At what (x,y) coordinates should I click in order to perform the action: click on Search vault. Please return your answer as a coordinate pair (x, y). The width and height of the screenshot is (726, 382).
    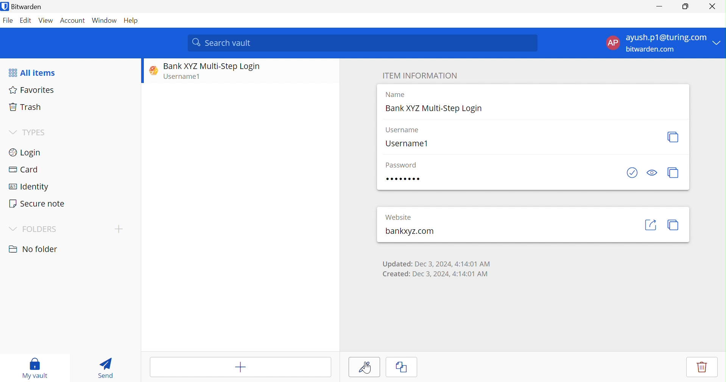
    Looking at the image, I should click on (364, 42).